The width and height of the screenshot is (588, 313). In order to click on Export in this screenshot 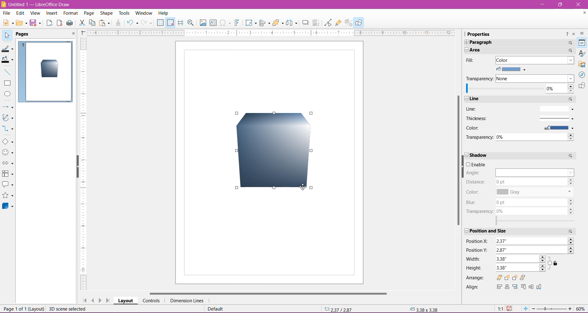, I will do `click(49, 23)`.